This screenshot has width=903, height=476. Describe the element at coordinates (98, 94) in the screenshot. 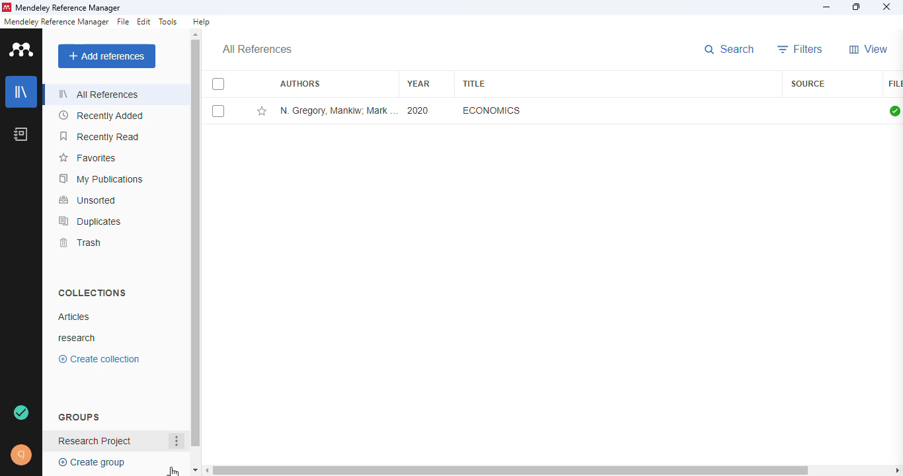

I see `all references` at that location.